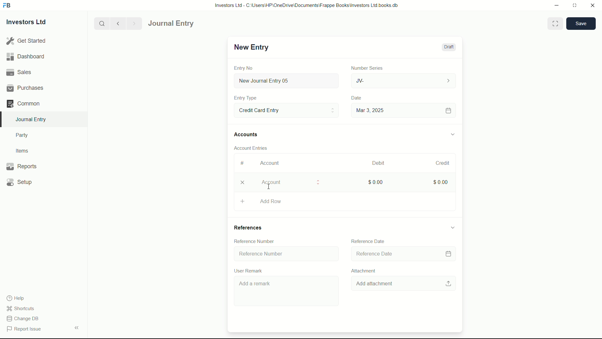 The image size is (602, 339). I want to click on Debit, so click(376, 163).